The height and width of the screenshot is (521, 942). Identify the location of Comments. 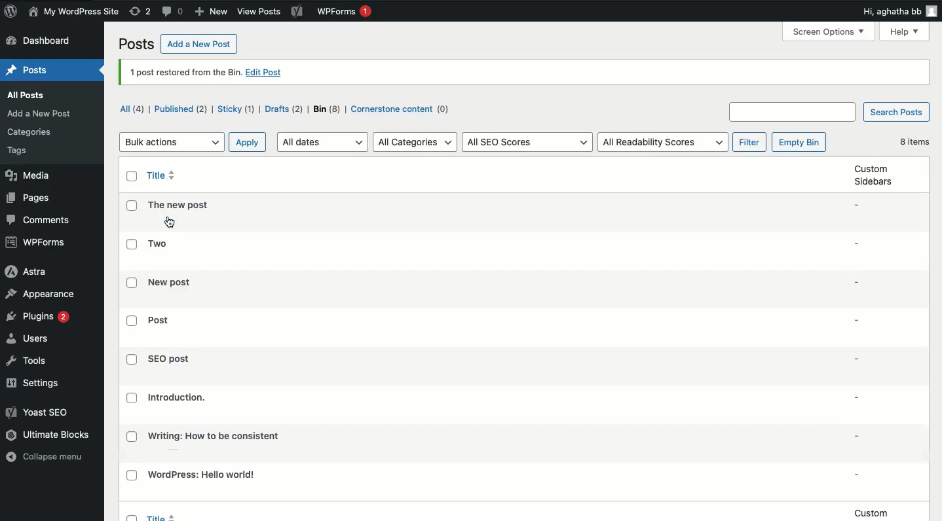
(173, 12).